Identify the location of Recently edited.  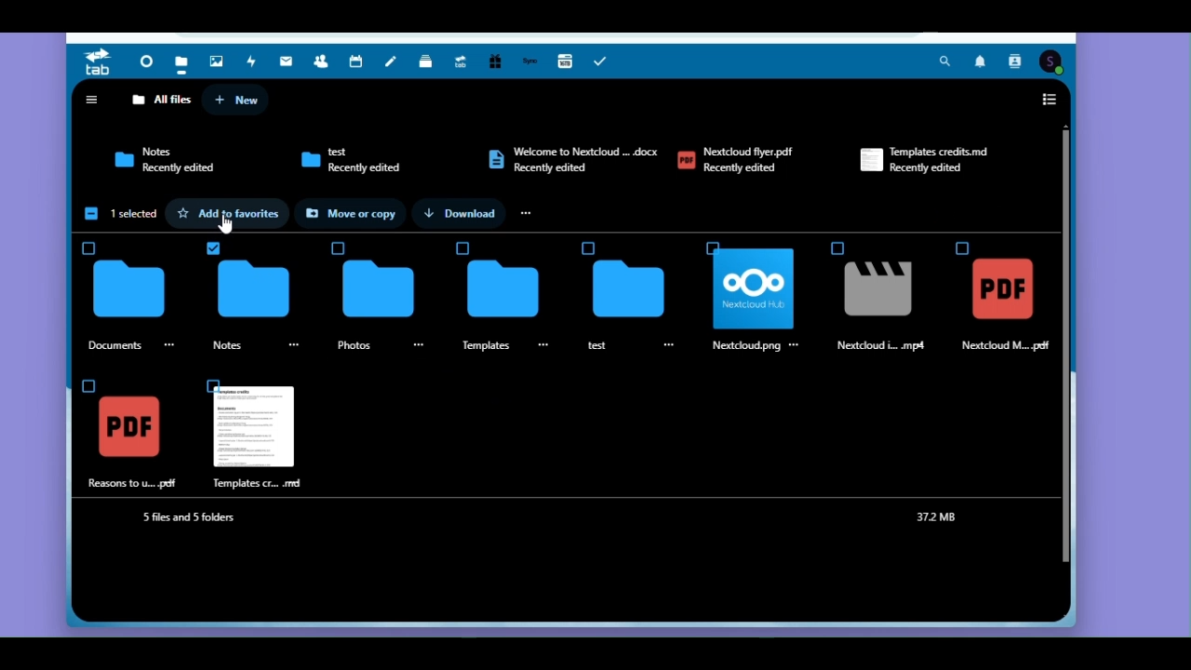
(747, 170).